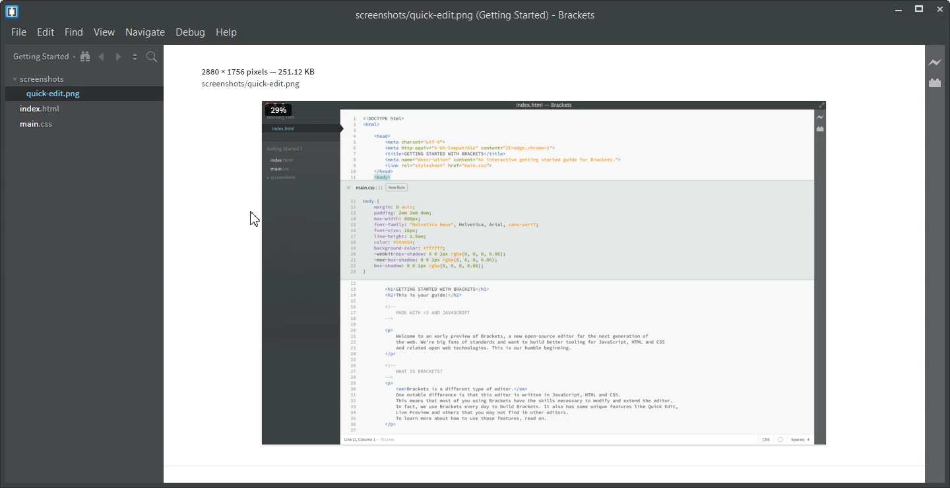 This screenshot has width=950, height=488. Describe the element at coordinates (152, 57) in the screenshot. I see `Find in Files` at that location.